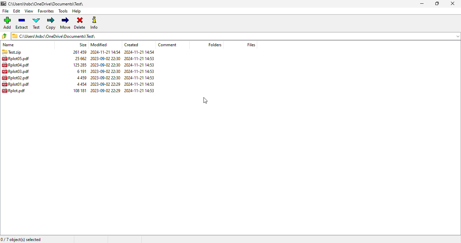 Image resolution: width=461 pixels, height=243 pixels. Describe the element at coordinates (81, 78) in the screenshot. I see `size` at that location.